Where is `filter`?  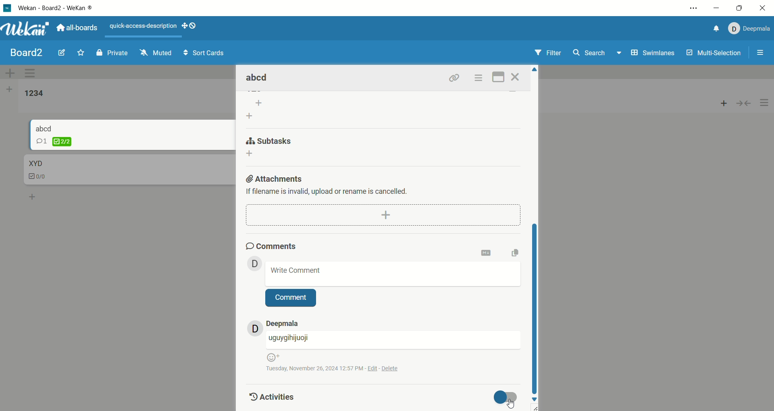 filter is located at coordinates (549, 53).